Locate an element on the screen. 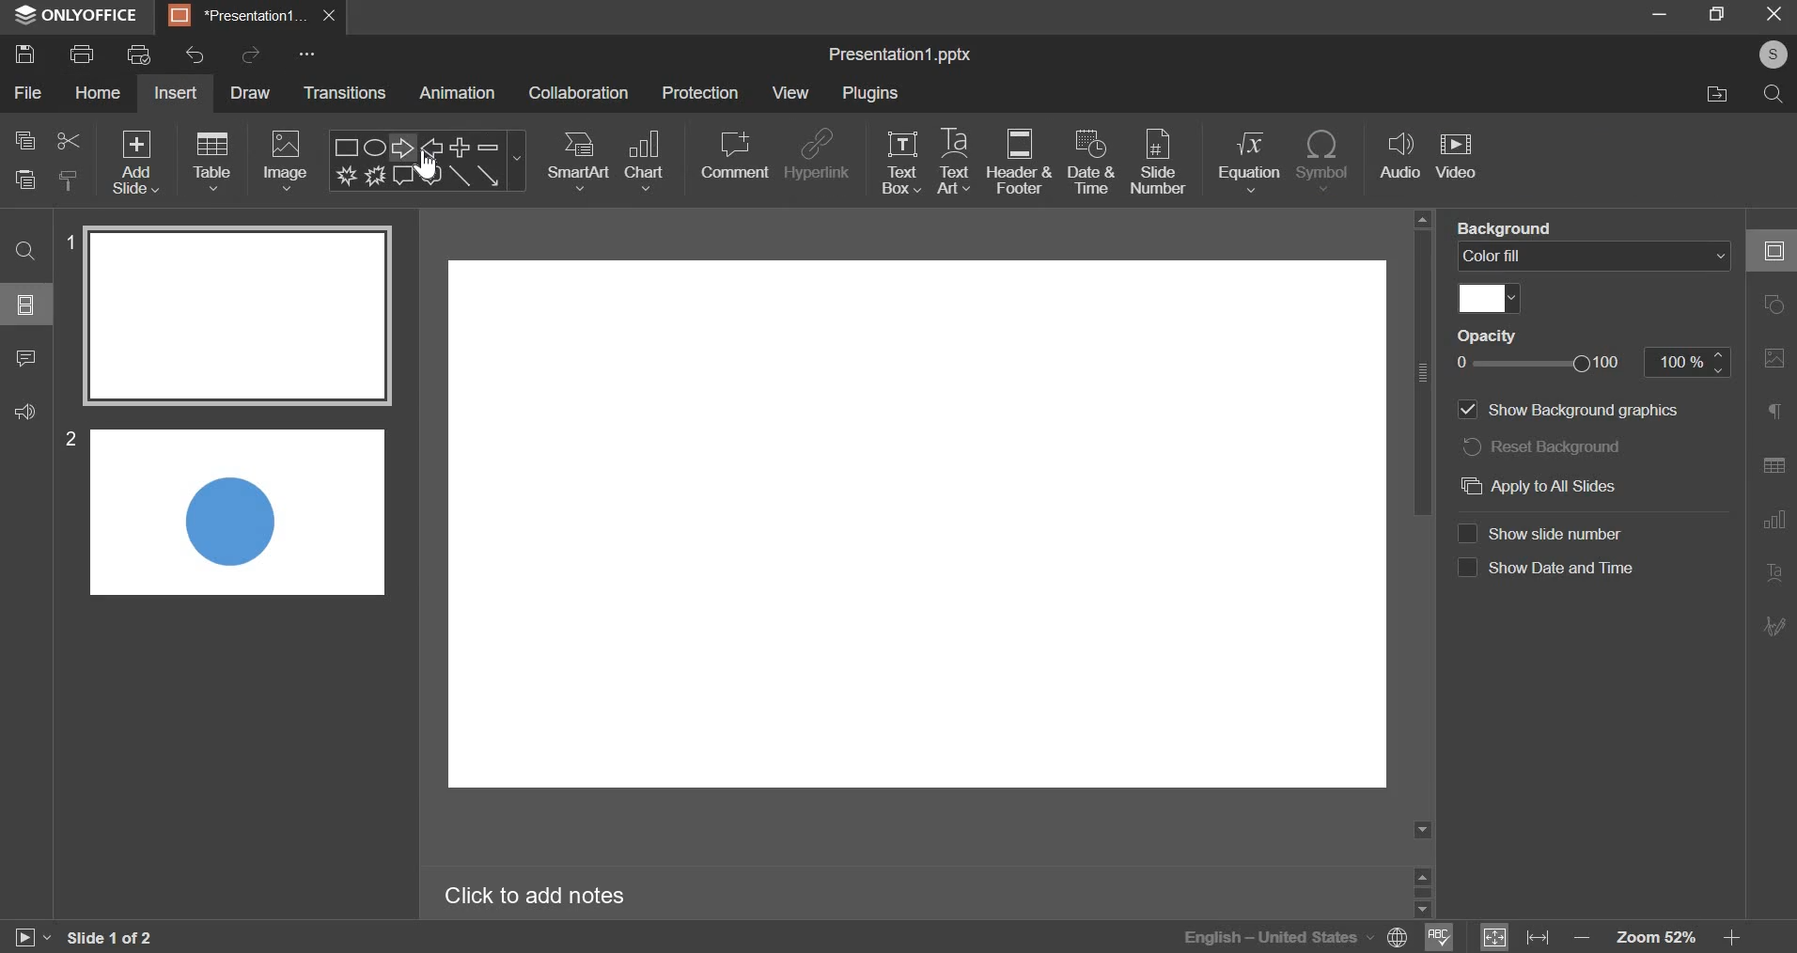  plugins is located at coordinates (871, 93).